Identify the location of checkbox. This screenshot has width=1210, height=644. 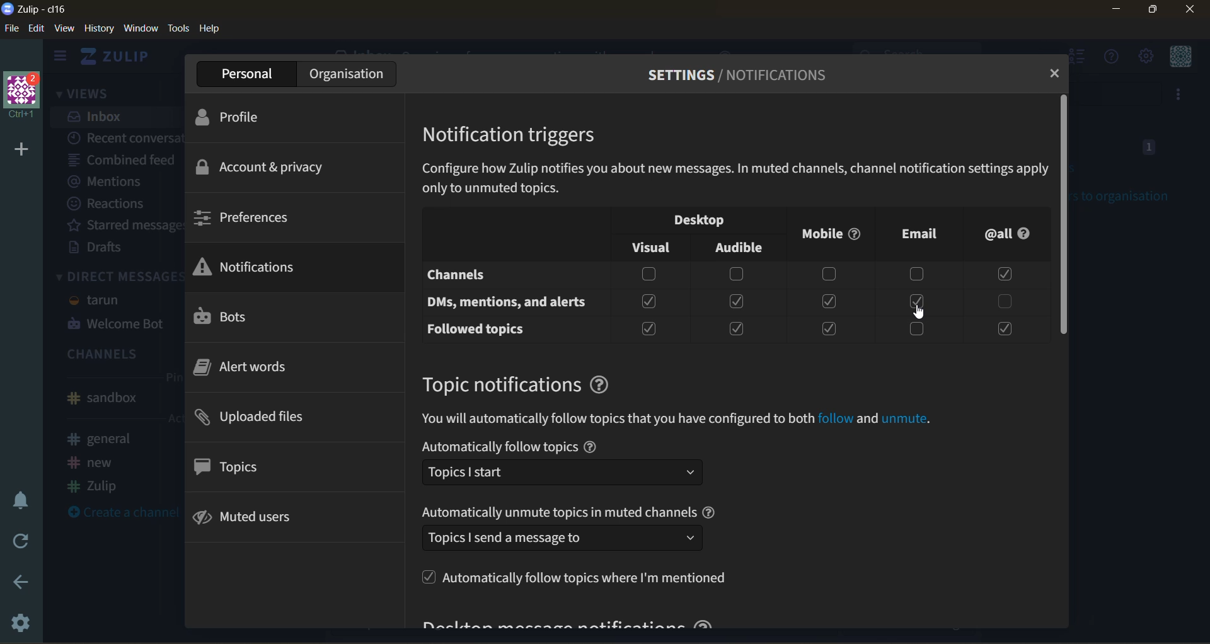
(734, 302).